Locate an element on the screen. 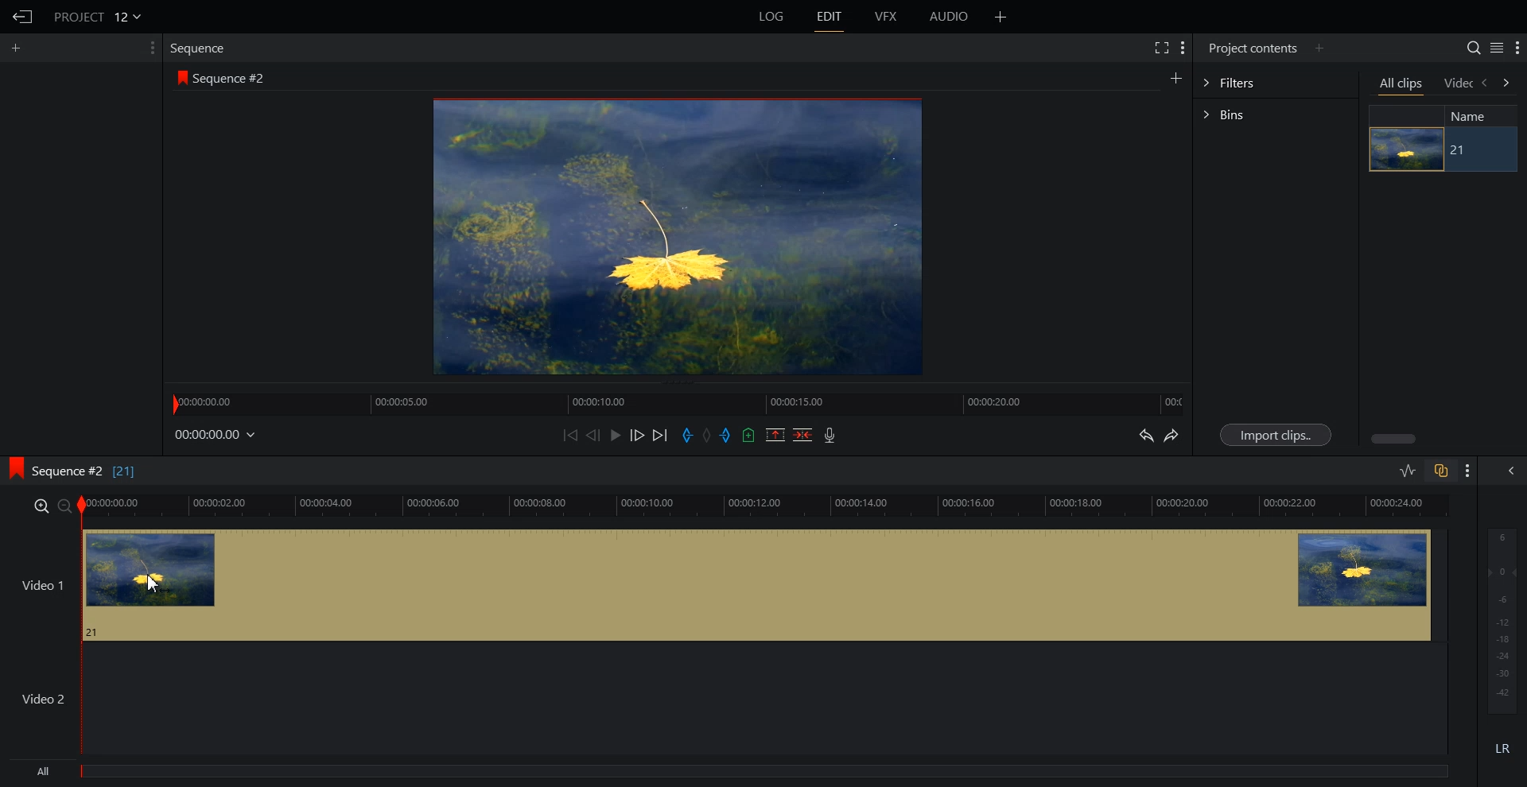 This screenshot has width=1527, height=787. Sequence #2 [21] is located at coordinates (87, 469).